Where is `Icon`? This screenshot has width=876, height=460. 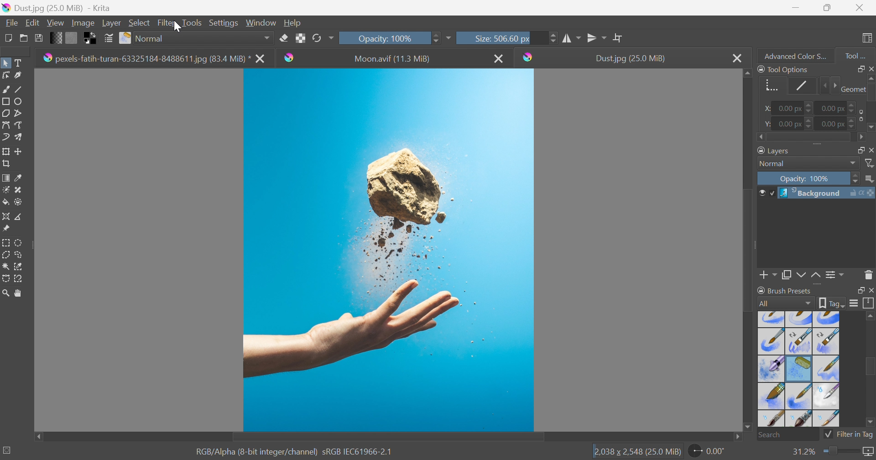 Icon is located at coordinates (859, 115).